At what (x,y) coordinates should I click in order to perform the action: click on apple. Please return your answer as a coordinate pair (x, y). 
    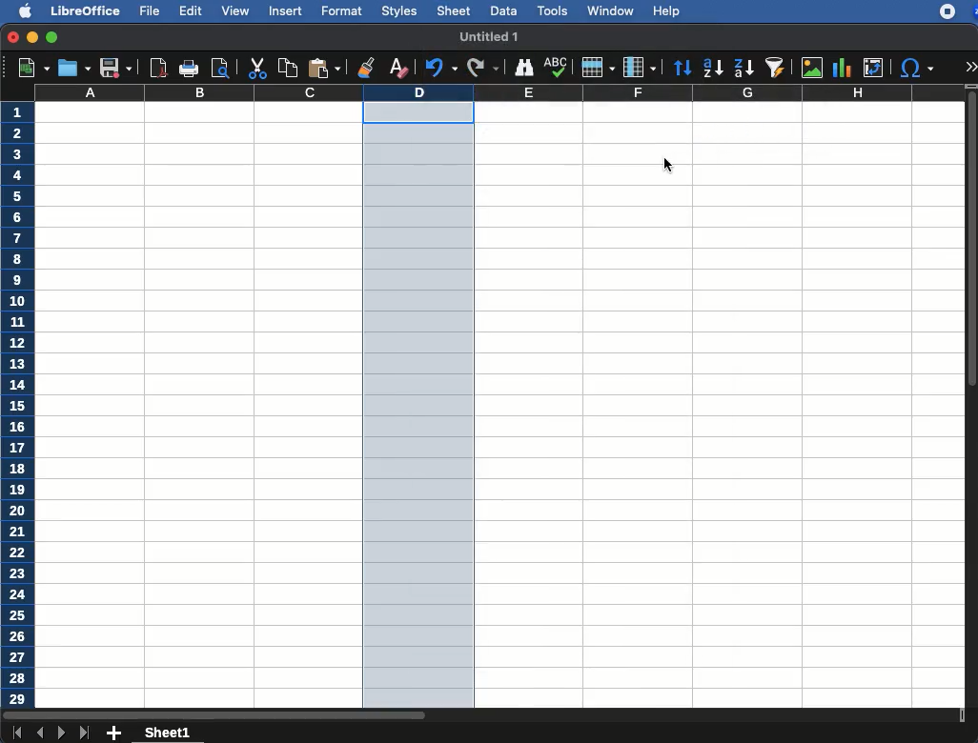
    Looking at the image, I should click on (19, 11).